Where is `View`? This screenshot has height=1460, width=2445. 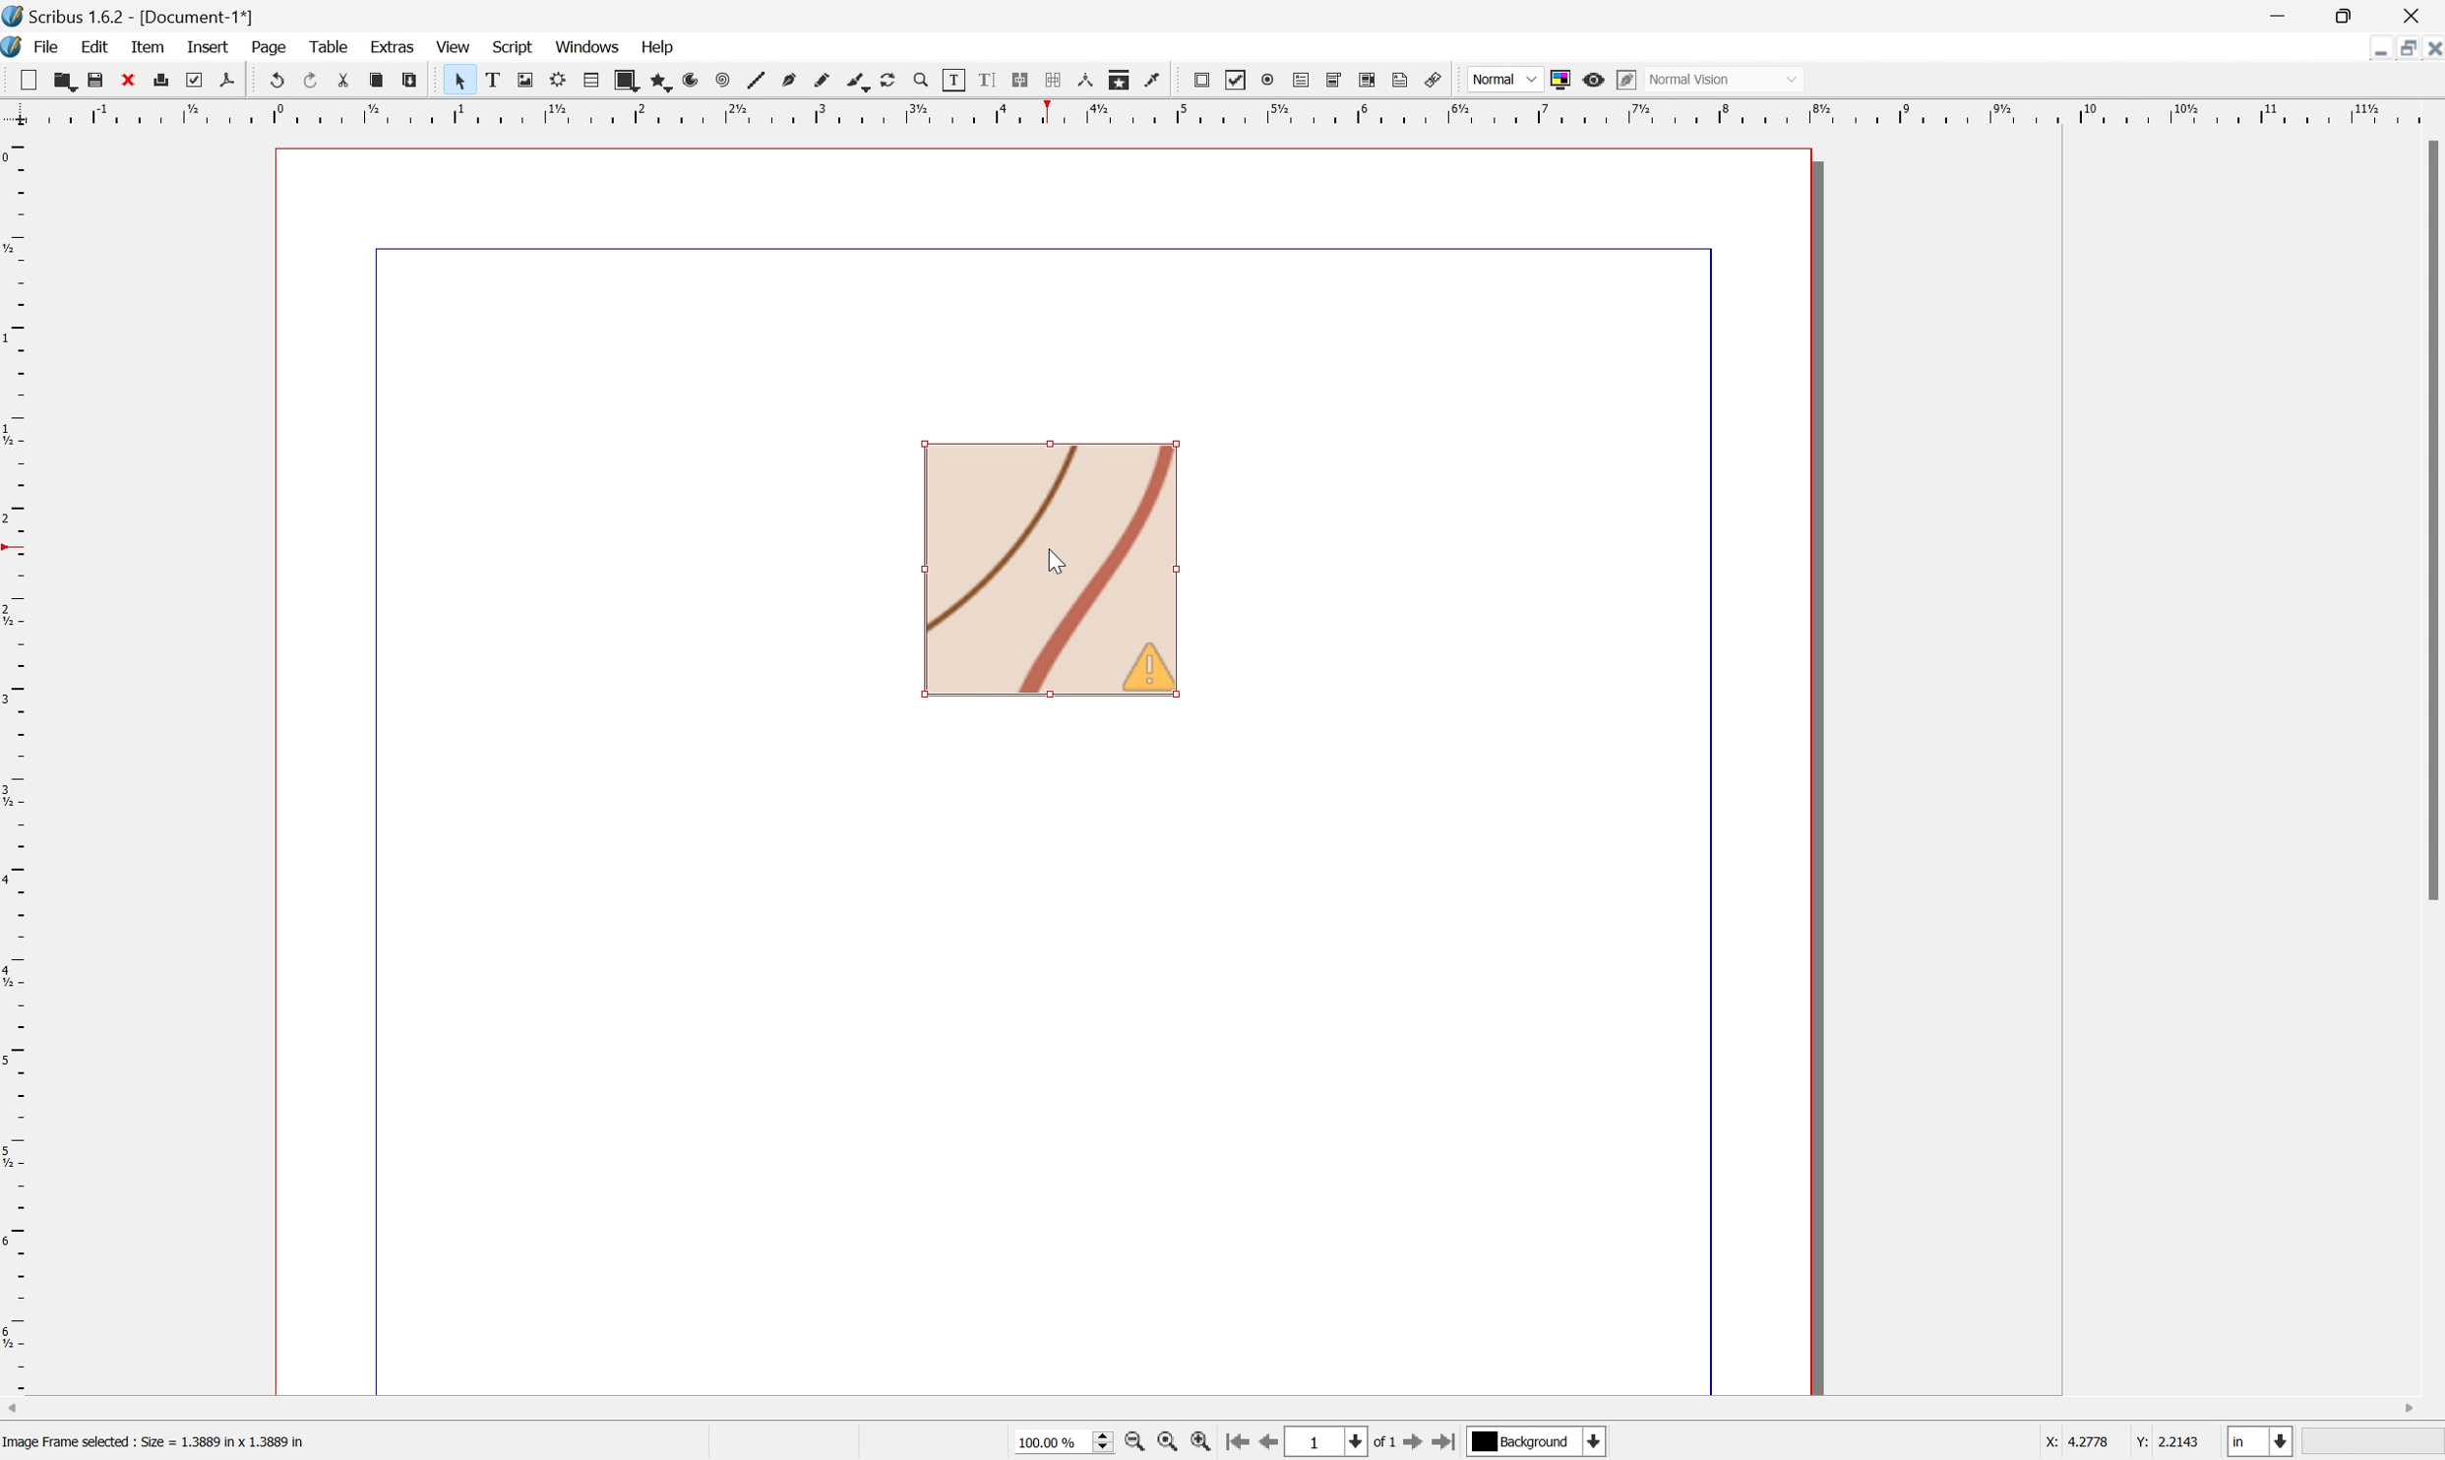
View is located at coordinates (454, 46).